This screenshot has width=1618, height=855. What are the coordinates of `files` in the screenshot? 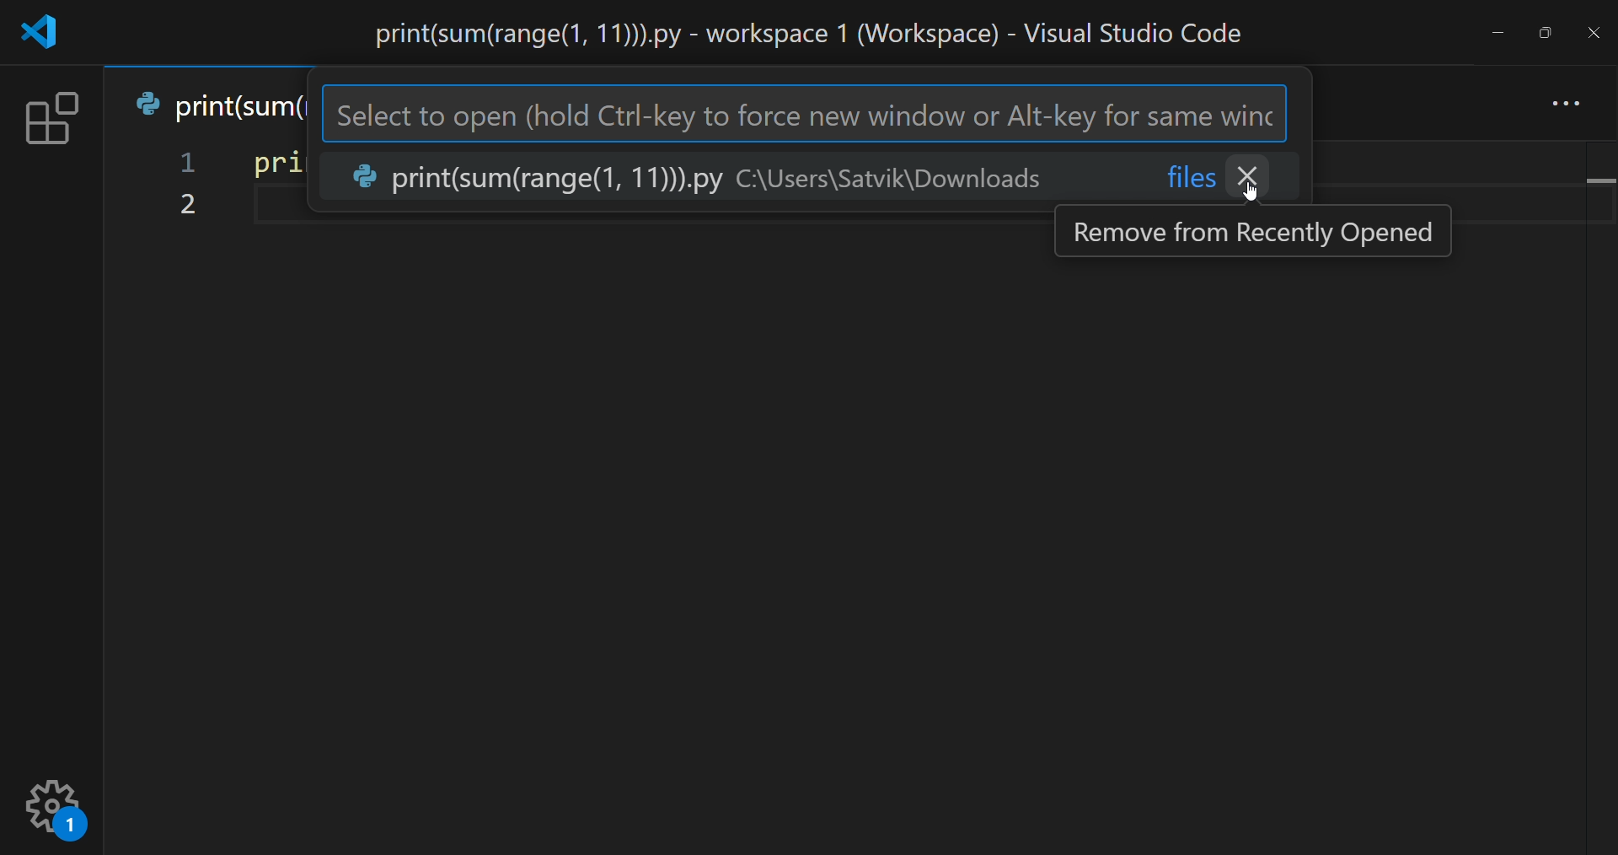 It's located at (1192, 175).